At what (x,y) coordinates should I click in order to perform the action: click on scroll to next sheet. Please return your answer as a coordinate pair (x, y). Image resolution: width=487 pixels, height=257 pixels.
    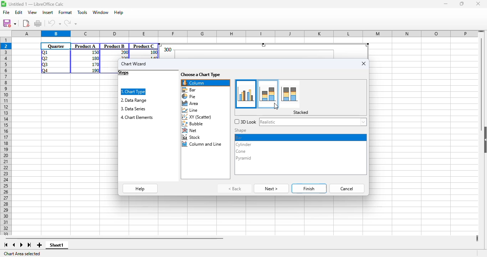
    Looking at the image, I should click on (21, 245).